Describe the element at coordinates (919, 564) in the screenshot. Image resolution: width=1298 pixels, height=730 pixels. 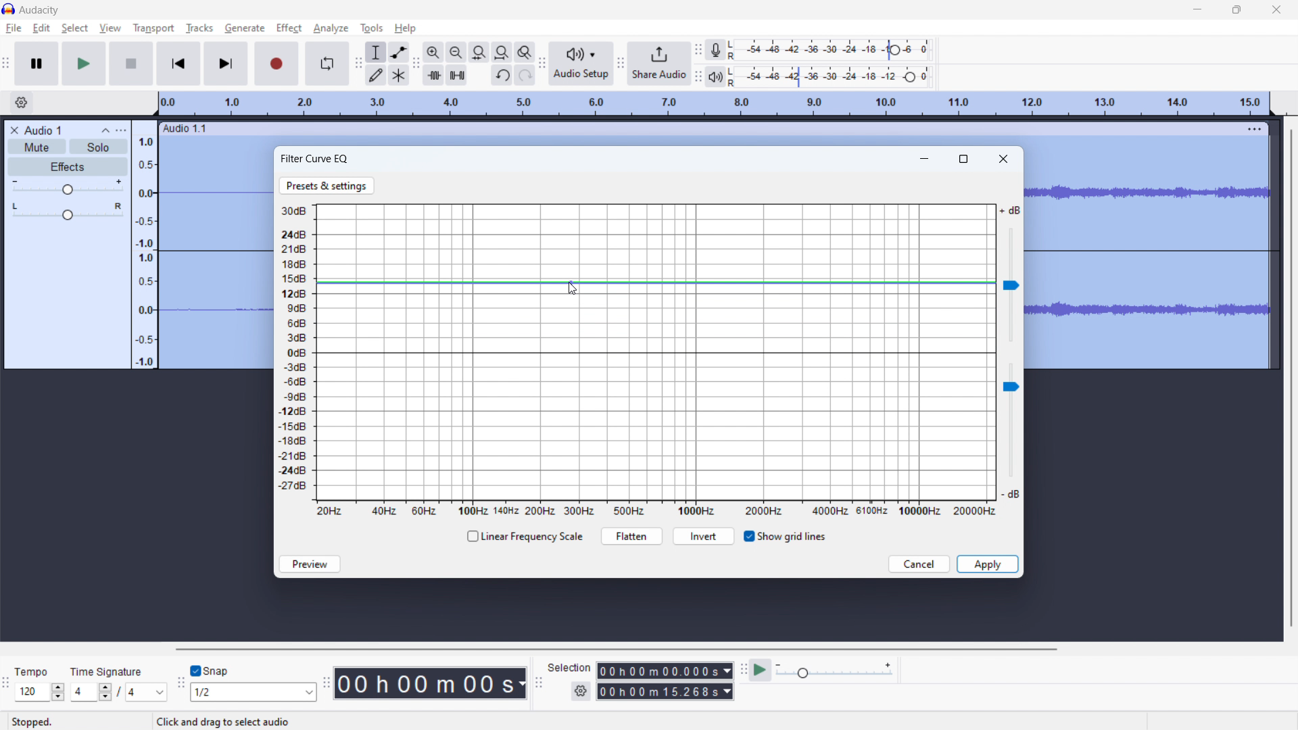
I see `cancel` at that location.